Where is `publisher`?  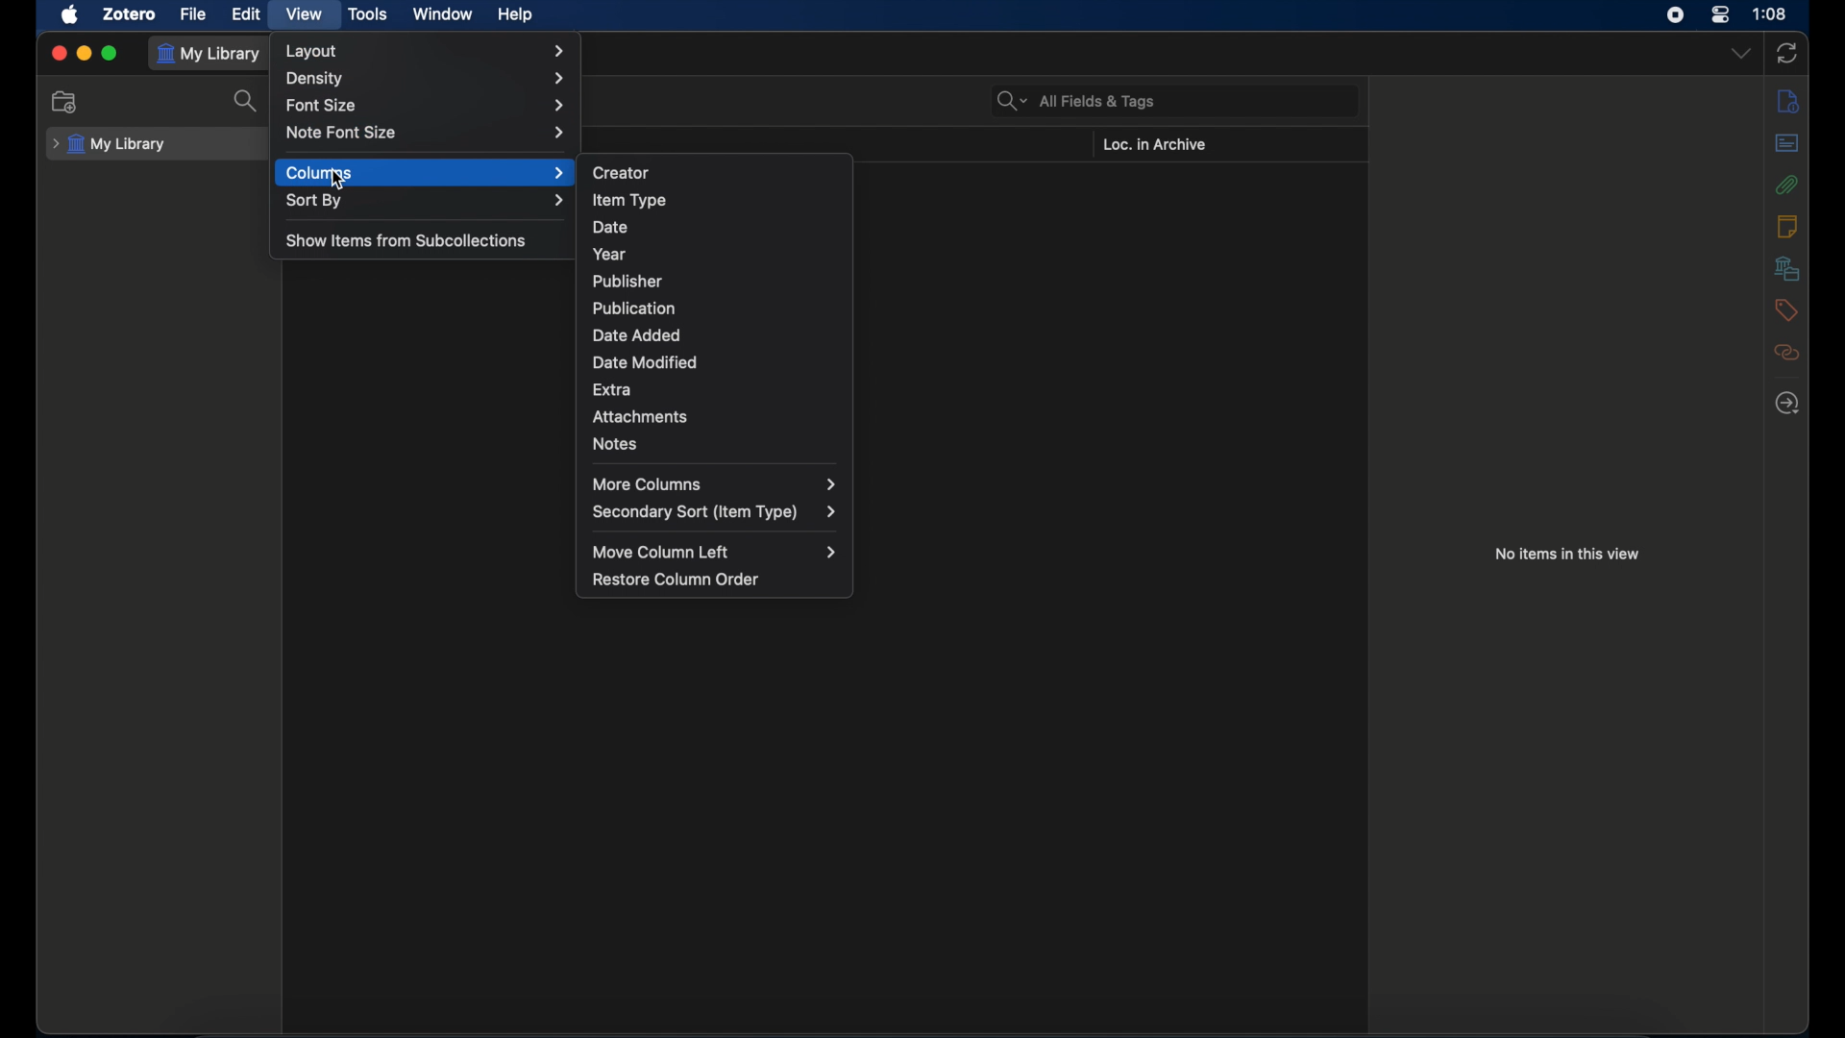 publisher is located at coordinates (628, 282).